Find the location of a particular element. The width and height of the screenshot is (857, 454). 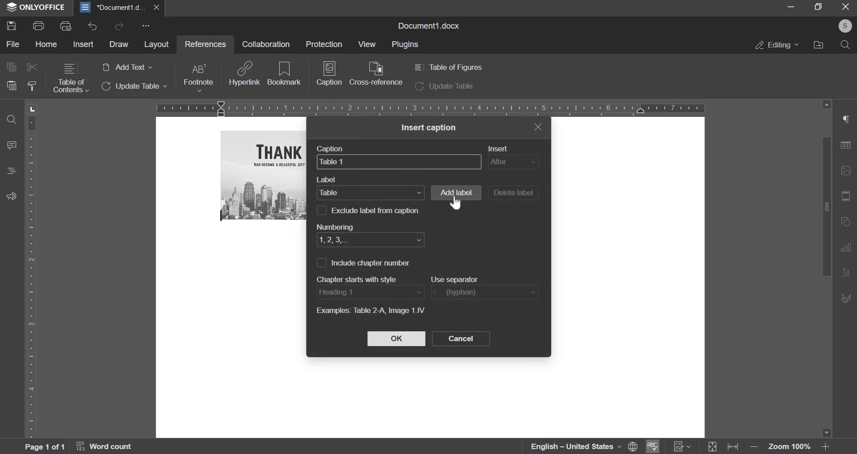

image is located at coordinates (264, 175).